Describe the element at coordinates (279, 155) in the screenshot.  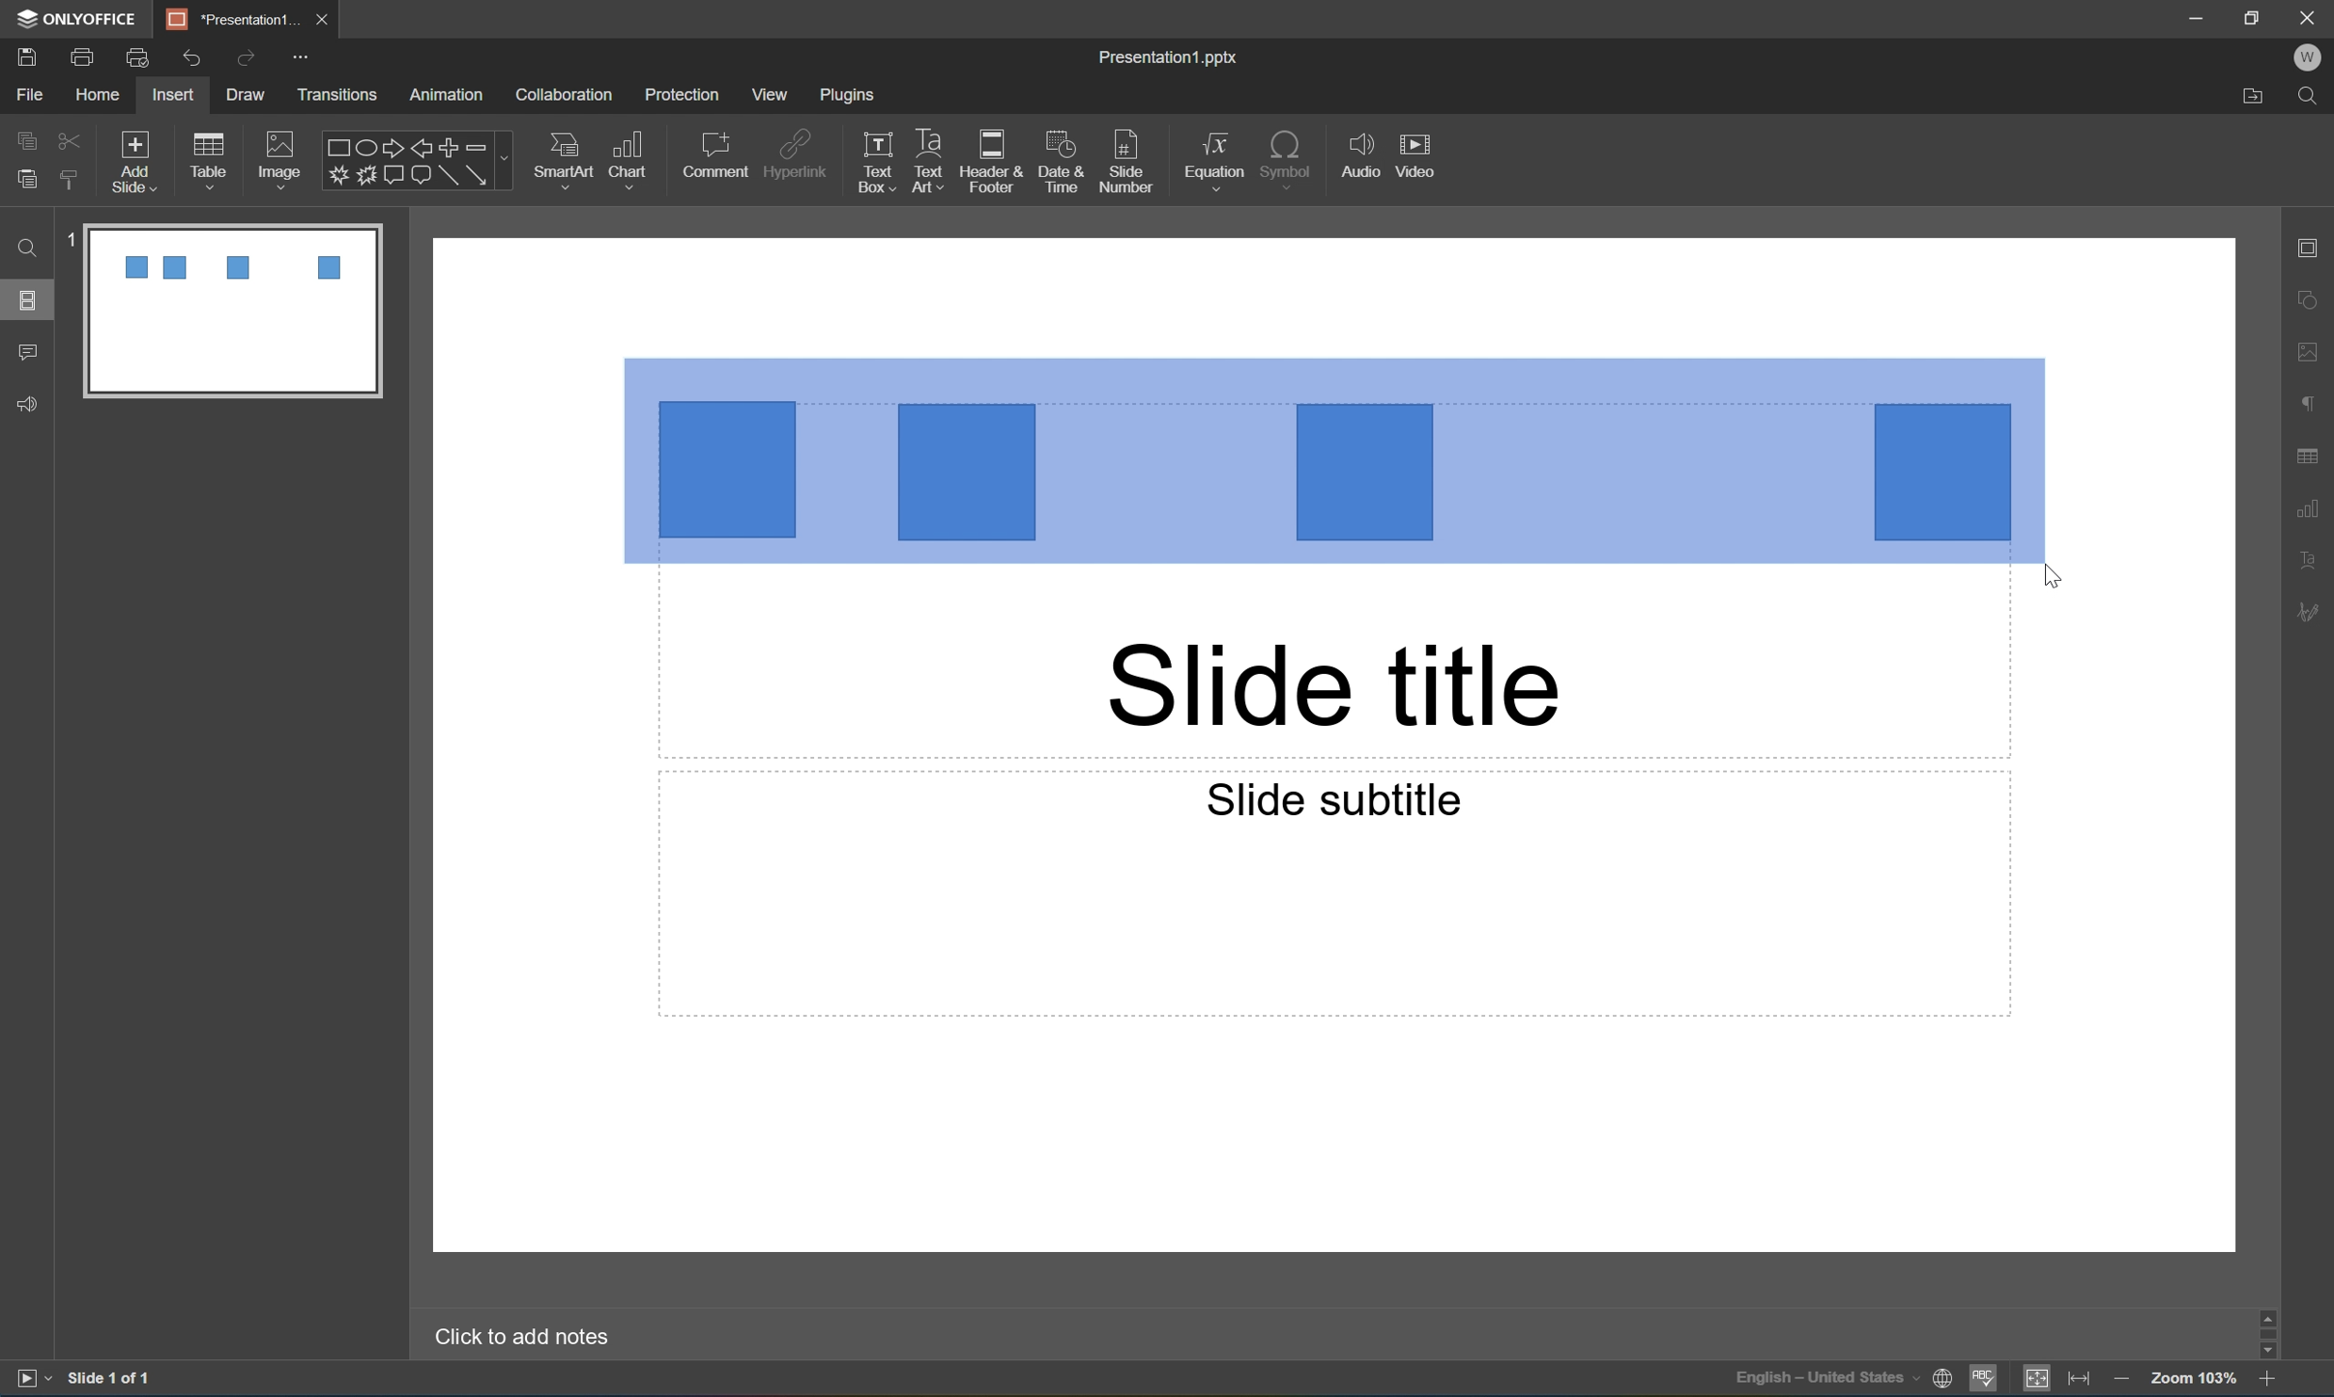
I see `image` at that location.